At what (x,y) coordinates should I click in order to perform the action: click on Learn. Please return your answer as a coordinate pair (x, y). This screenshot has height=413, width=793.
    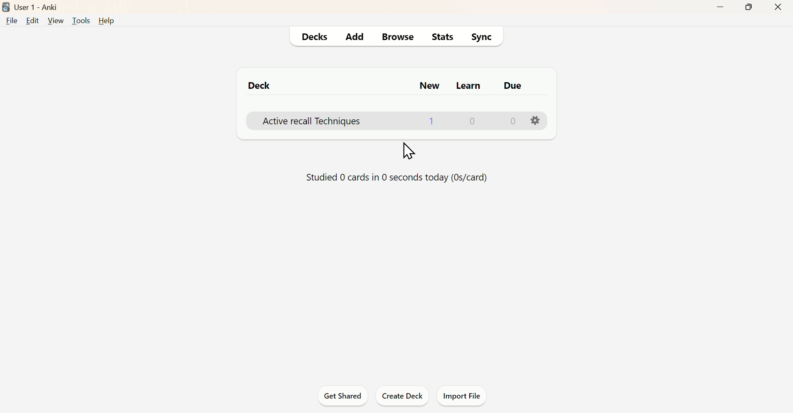
    Looking at the image, I should click on (470, 87).